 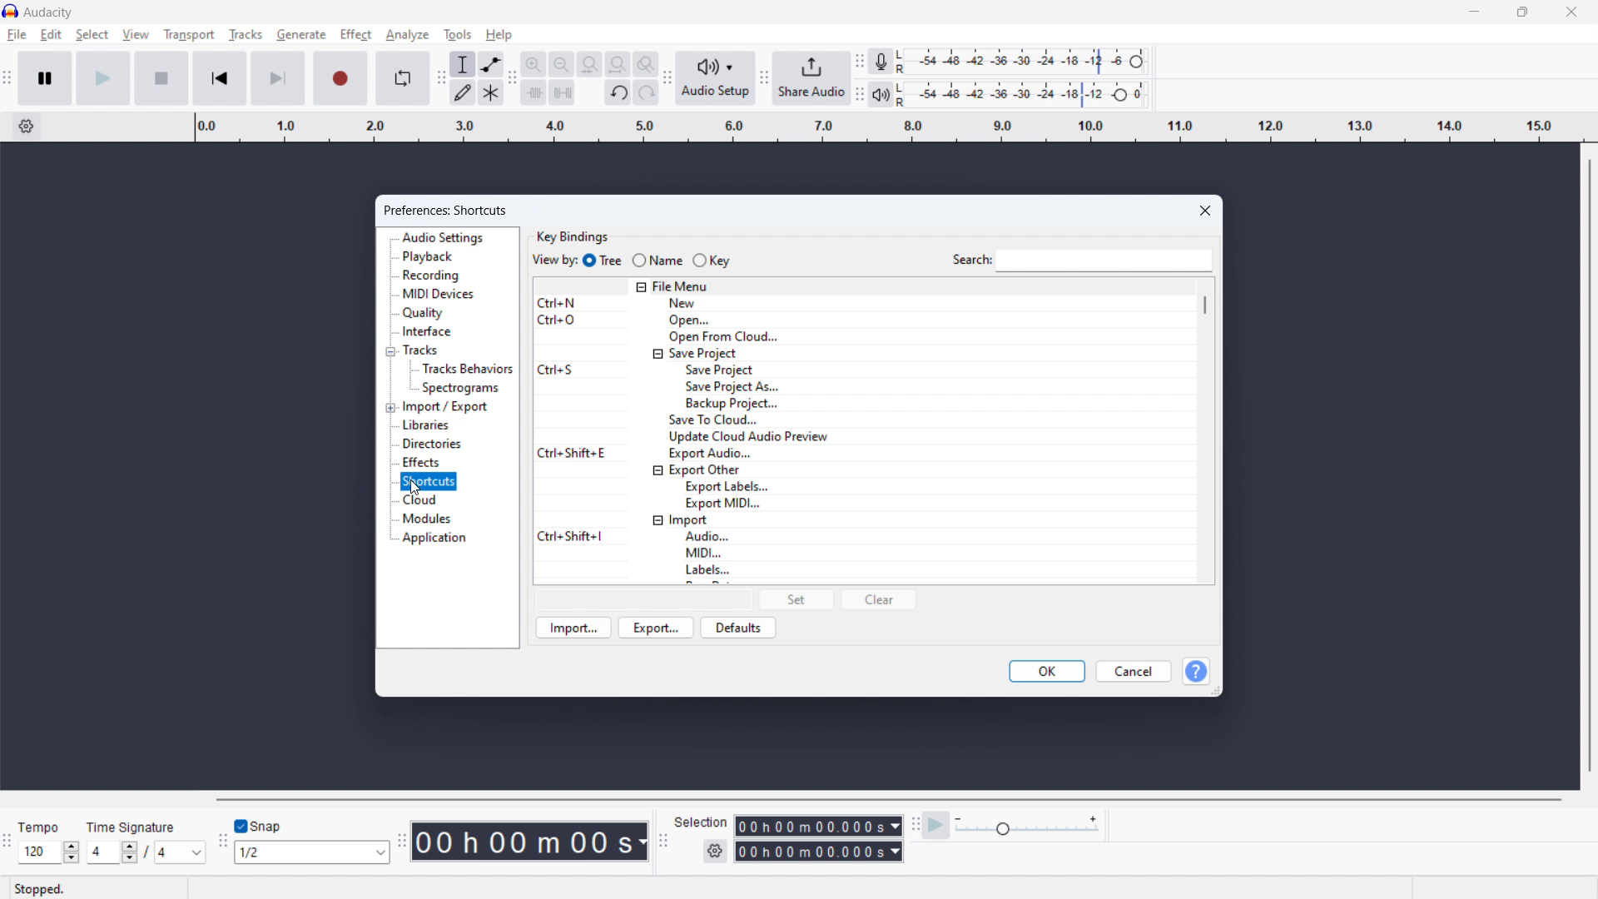 What do you see at coordinates (581, 430) in the screenshot?
I see `Keyboard shortcuts` at bounding box center [581, 430].